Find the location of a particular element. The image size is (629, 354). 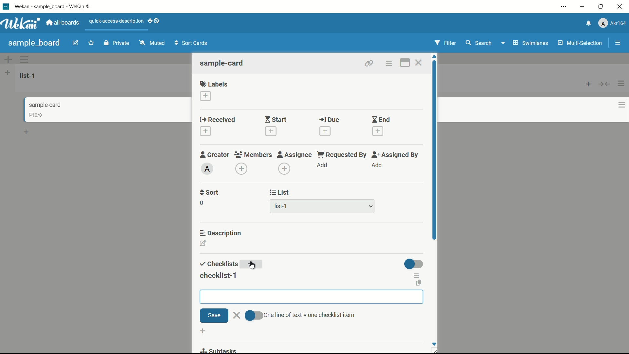

list is located at coordinates (280, 192).